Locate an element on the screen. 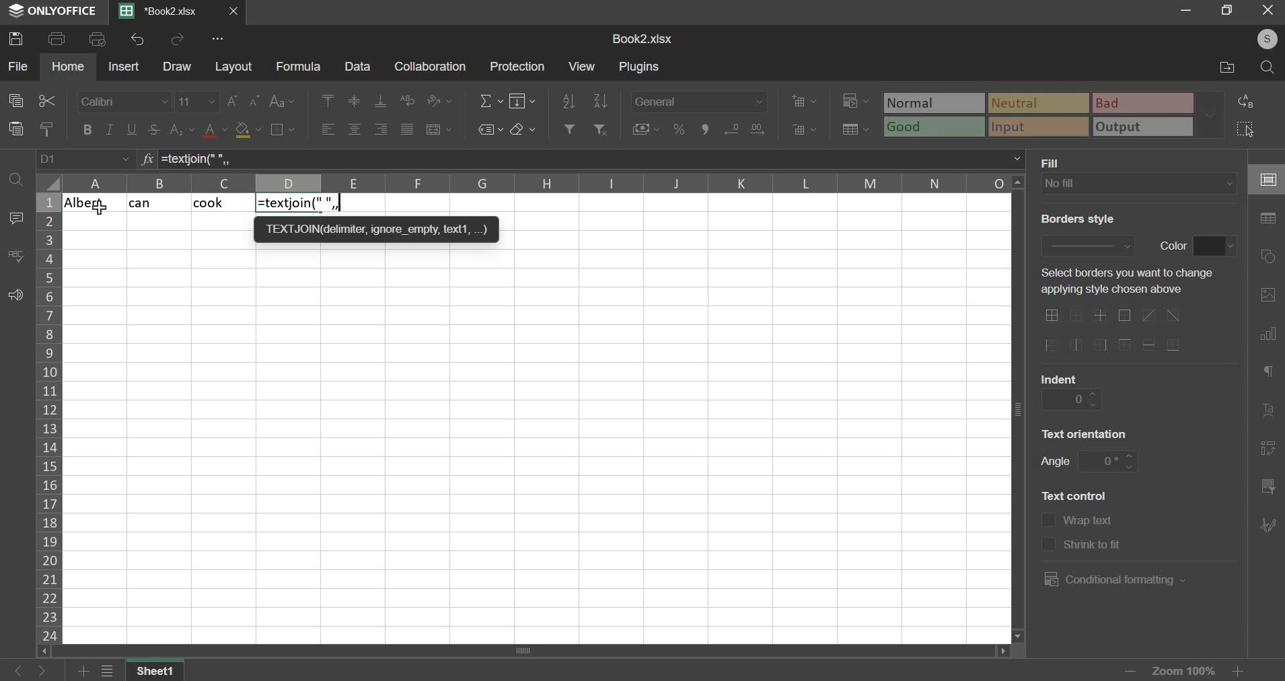 The width and height of the screenshot is (1285, 681). pivot table is located at coordinates (1268, 450).